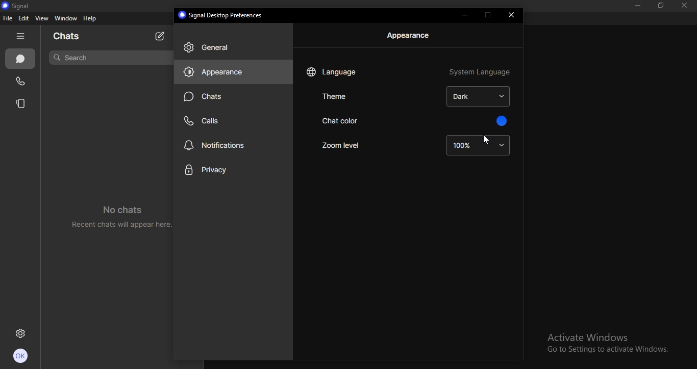 Image resolution: width=697 pixels, height=369 pixels. Describe the element at coordinates (90, 19) in the screenshot. I see `help` at that location.